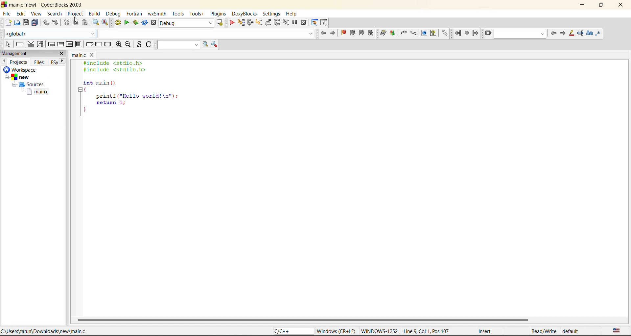 The width and height of the screenshot is (631, 336). What do you see at coordinates (276, 22) in the screenshot?
I see `next instruction` at bounding box center [276, 22].